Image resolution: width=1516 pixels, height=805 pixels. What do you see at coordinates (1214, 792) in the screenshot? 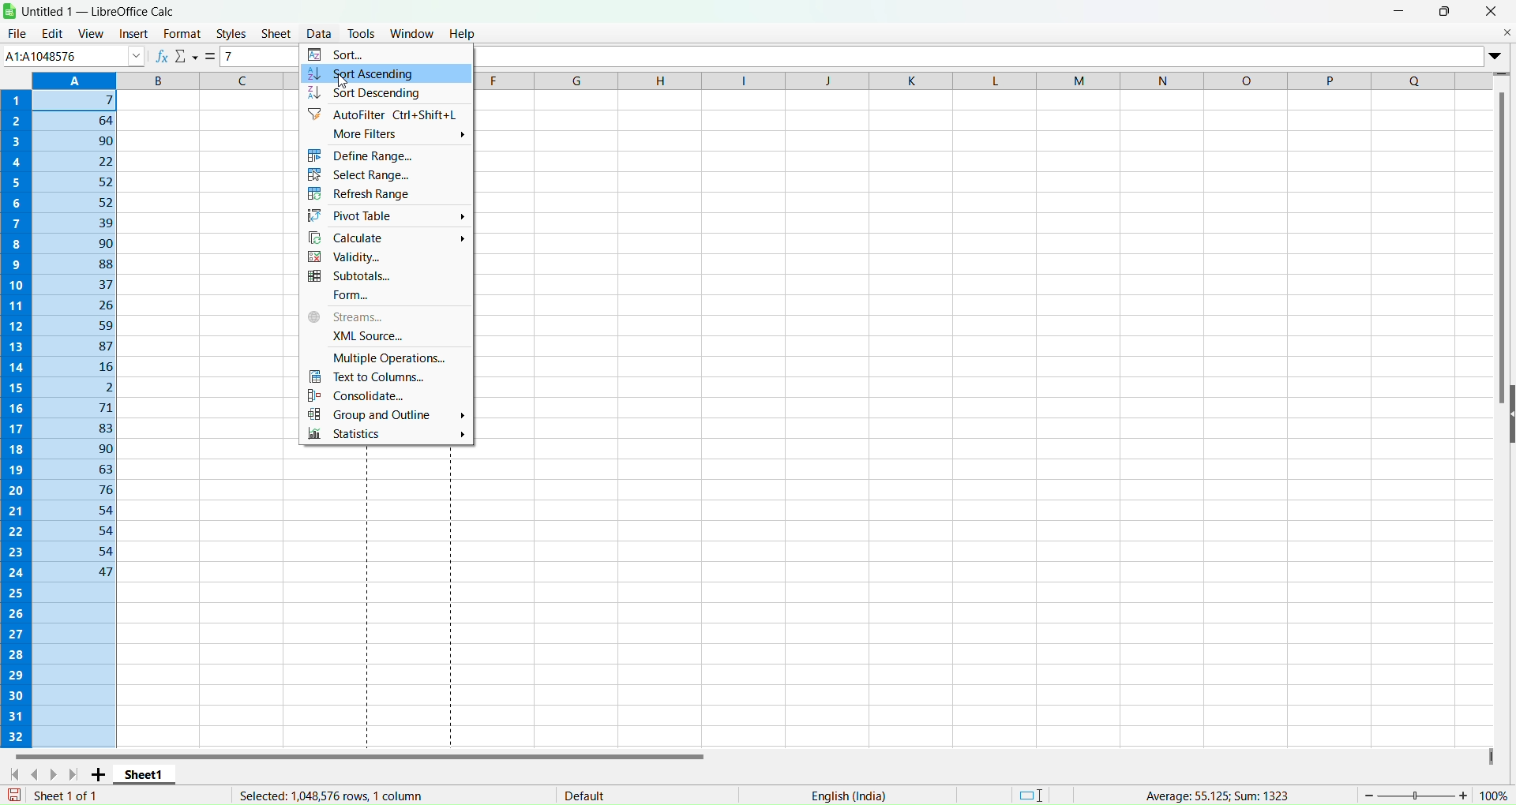
I see `Average and Sum` at bounding box center [1214, 792].